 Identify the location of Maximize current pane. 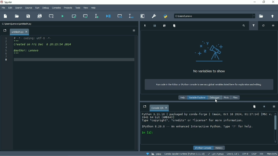
(142, 16).